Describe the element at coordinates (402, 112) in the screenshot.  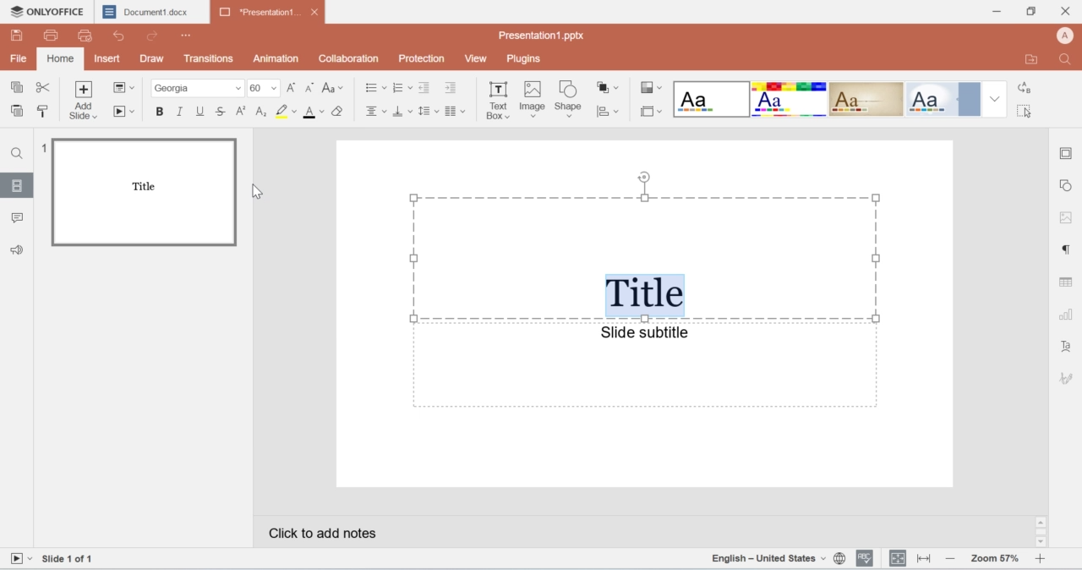
I see `align bottom` at that location.